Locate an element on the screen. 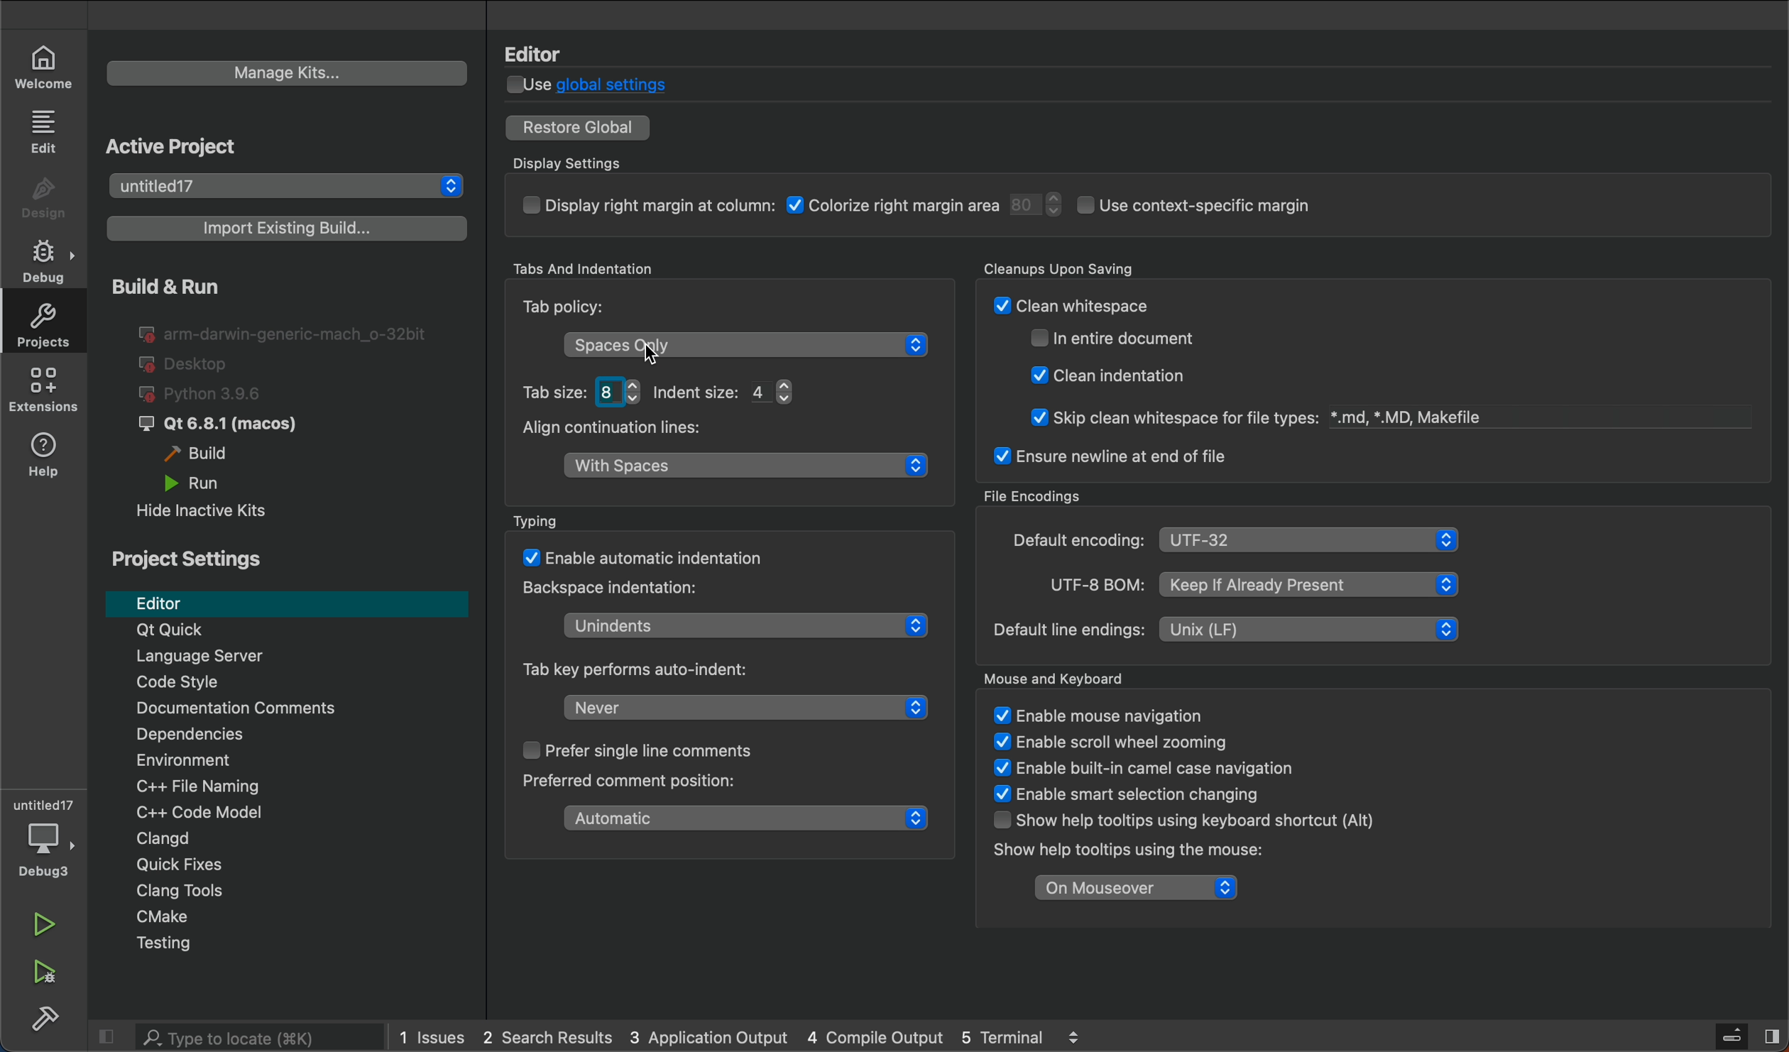  manage kits is located at coordinates (285, 73).